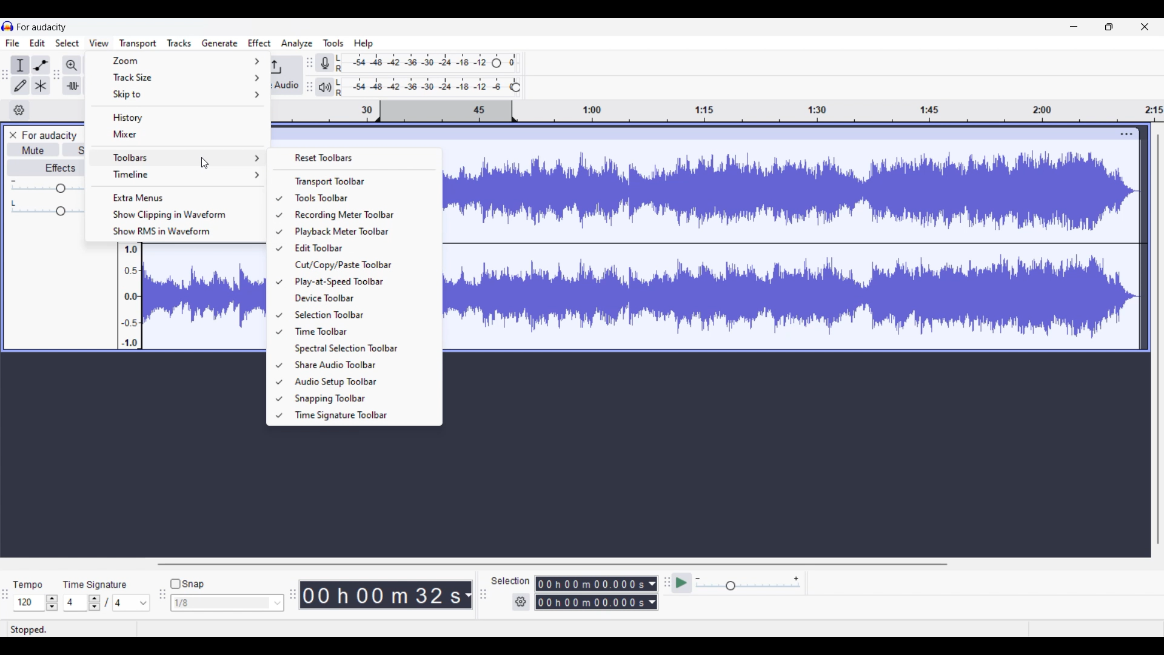 The height and width of the screenshot is (655, 1164). I want to click on Selection tool, so click(21, 65).